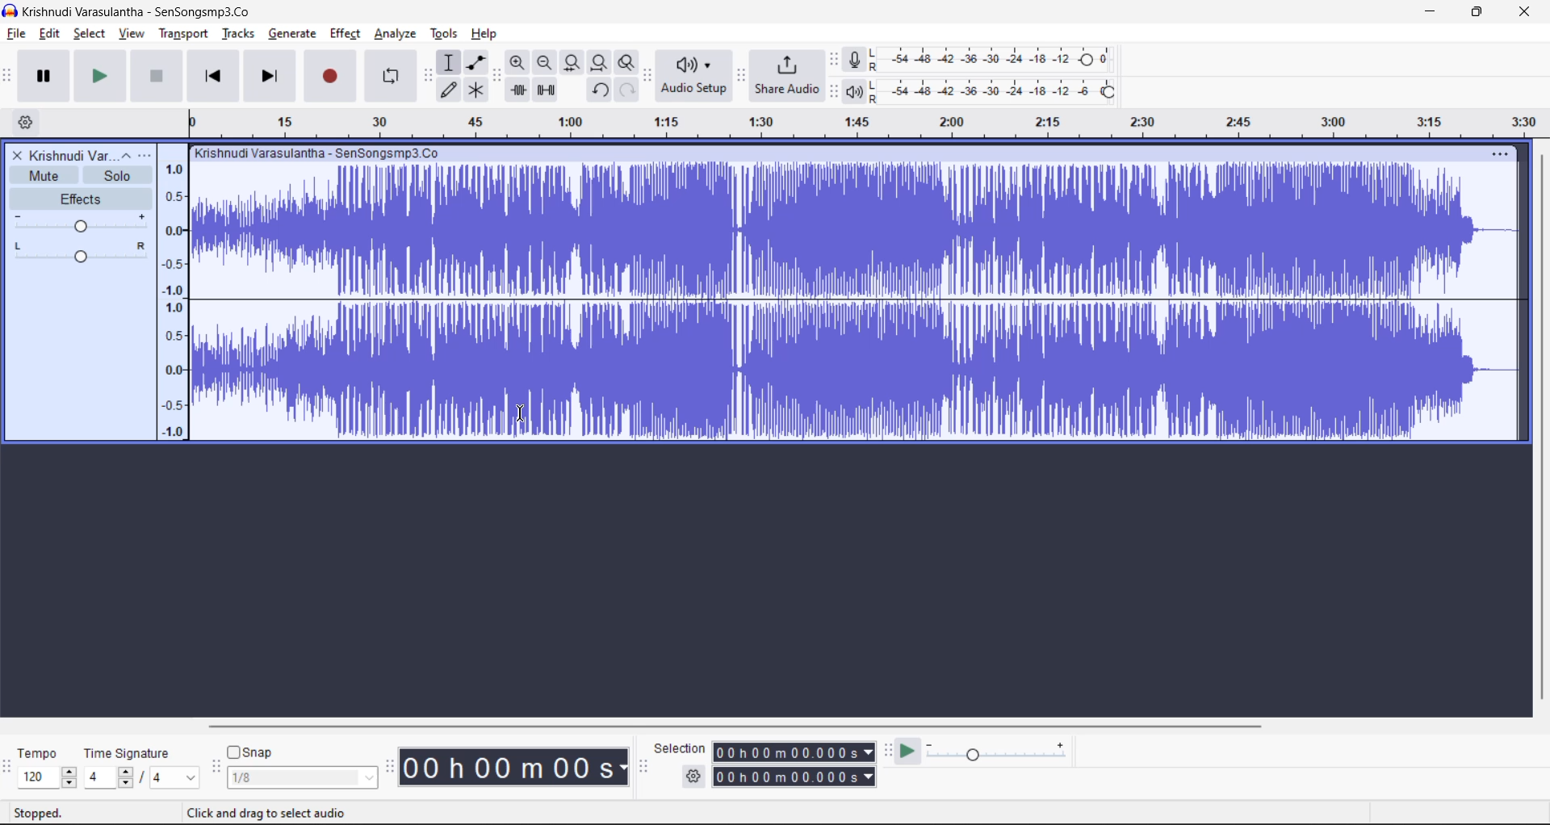  I want to click on transport tool bar, so click(9, 77).